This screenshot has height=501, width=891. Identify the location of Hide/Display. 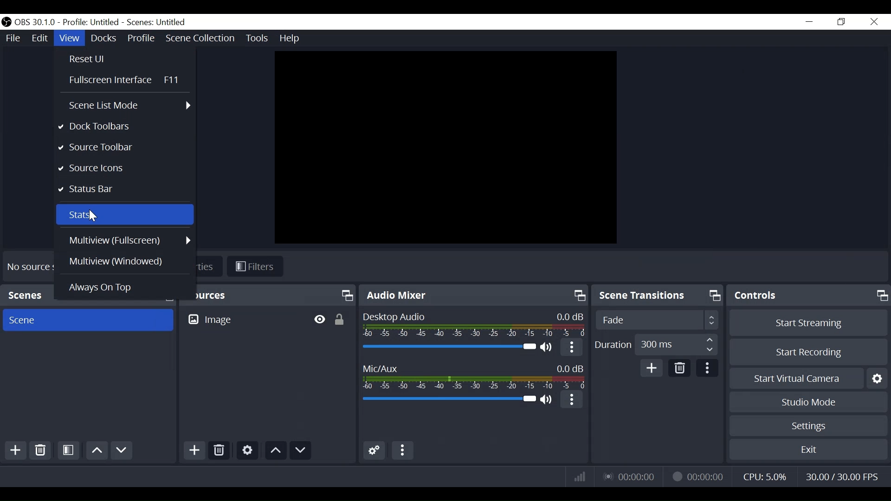
(319, 318).